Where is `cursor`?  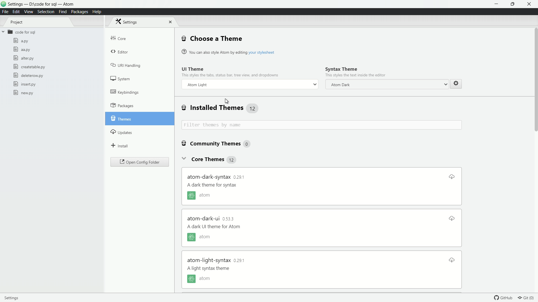 cursor is located at coordinates (226, 89).